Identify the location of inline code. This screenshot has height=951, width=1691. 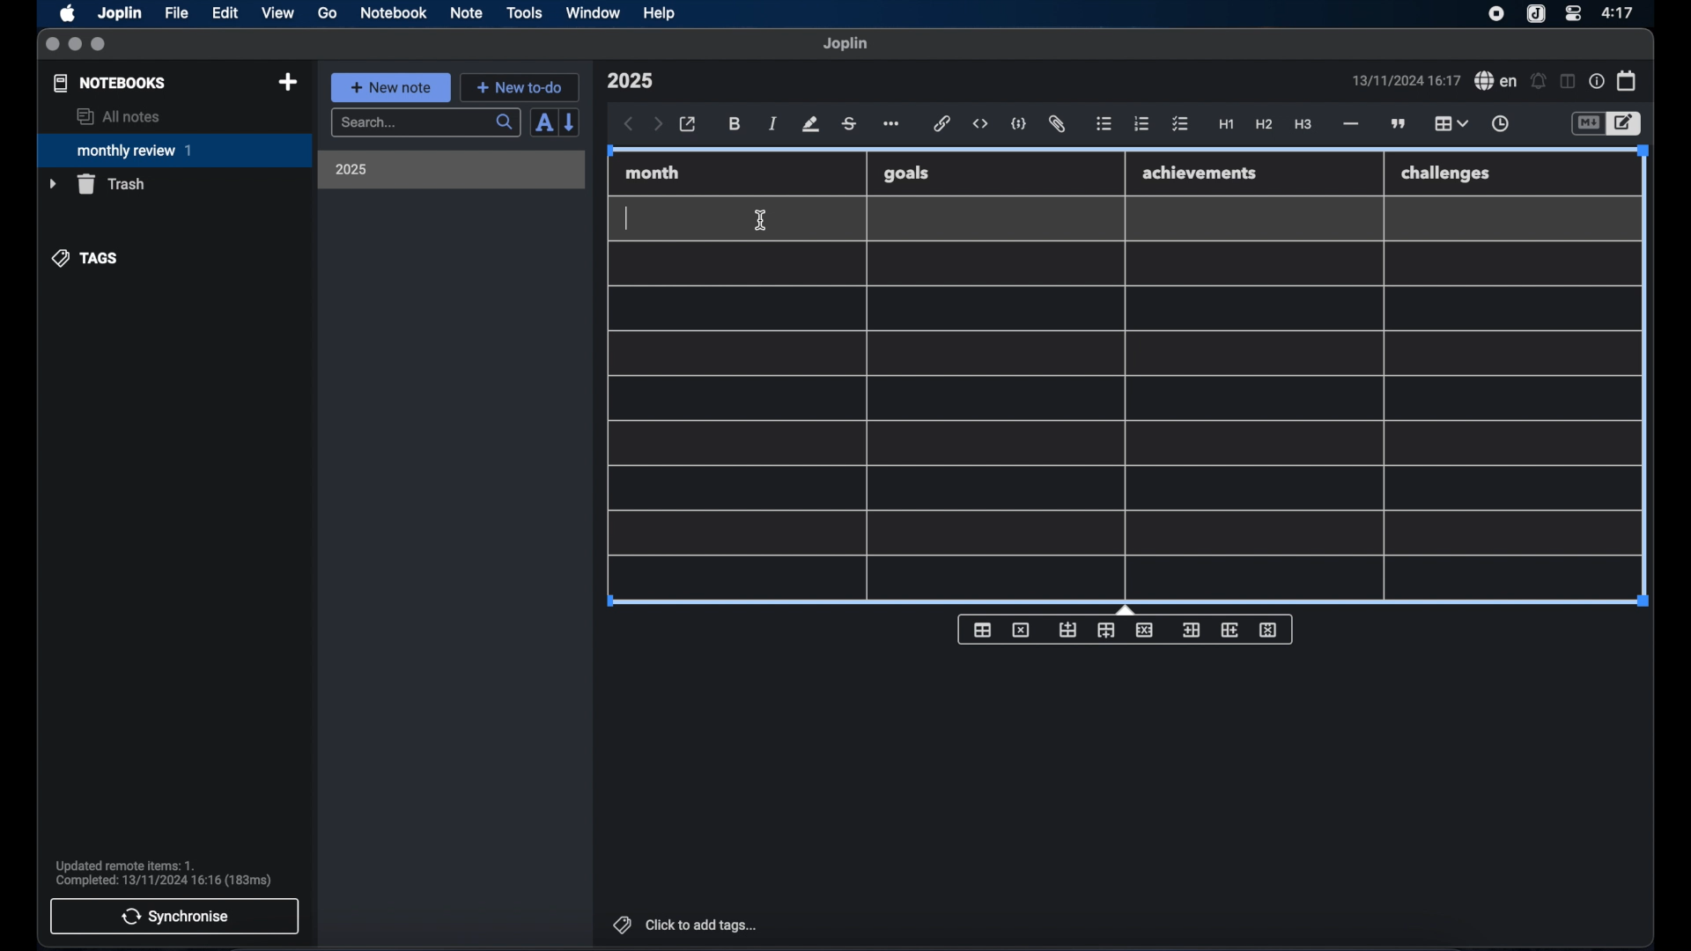
(980, 124).